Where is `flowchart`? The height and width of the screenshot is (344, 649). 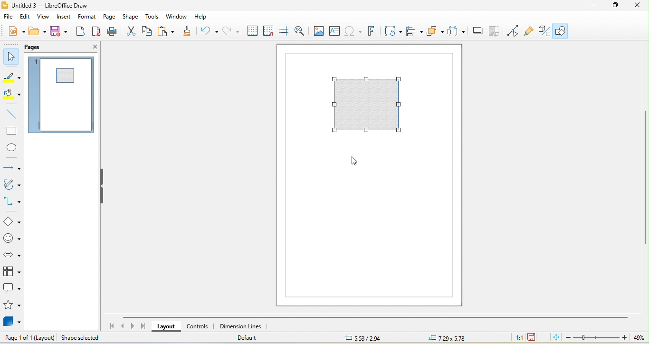
flowchart is located at coordinates (12, 271).